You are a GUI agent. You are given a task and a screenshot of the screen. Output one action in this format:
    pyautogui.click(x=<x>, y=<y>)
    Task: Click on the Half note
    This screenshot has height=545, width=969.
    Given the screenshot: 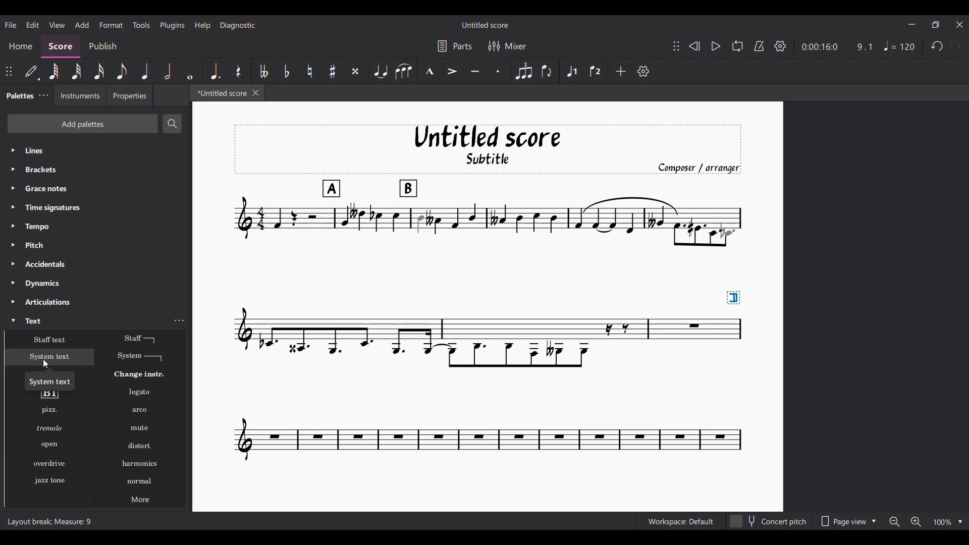 What is the action you would take?
    pyautogui.click(x=168, y=71)
    